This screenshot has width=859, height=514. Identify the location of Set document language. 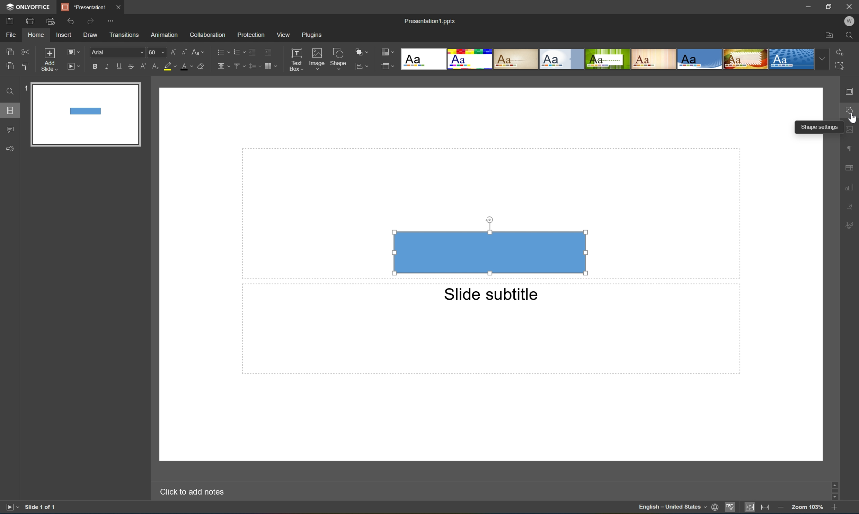
(715, 508).